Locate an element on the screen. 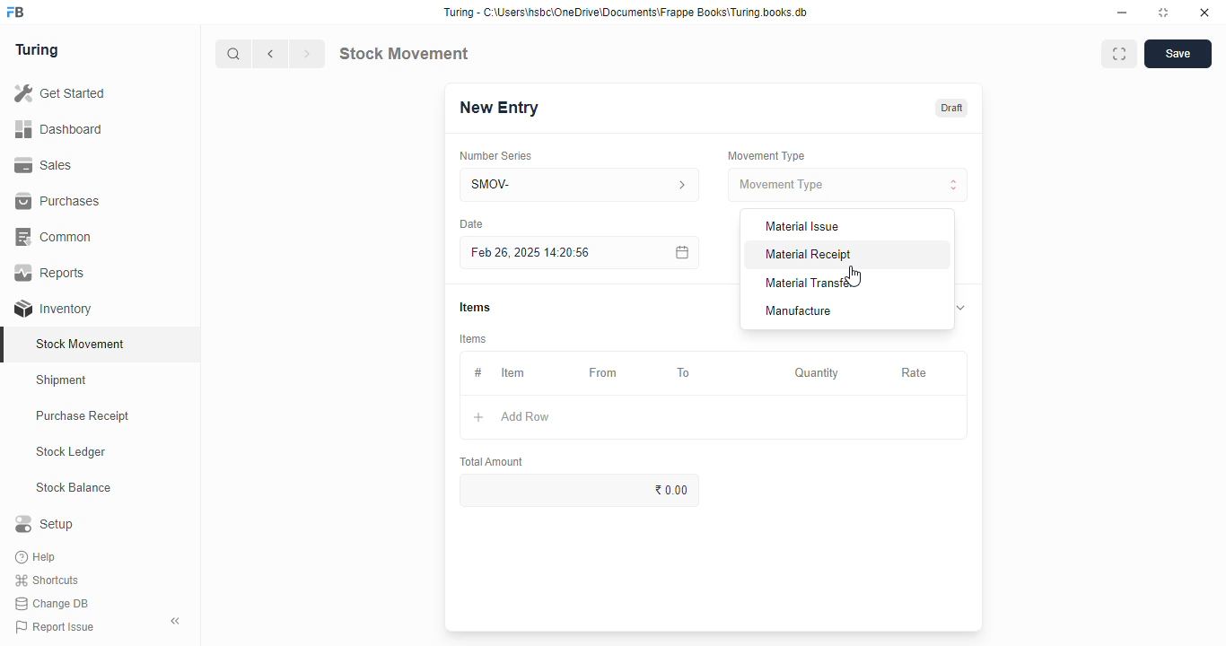 The image size is (1226, 646). report issue is located at coordinates (55, 626).